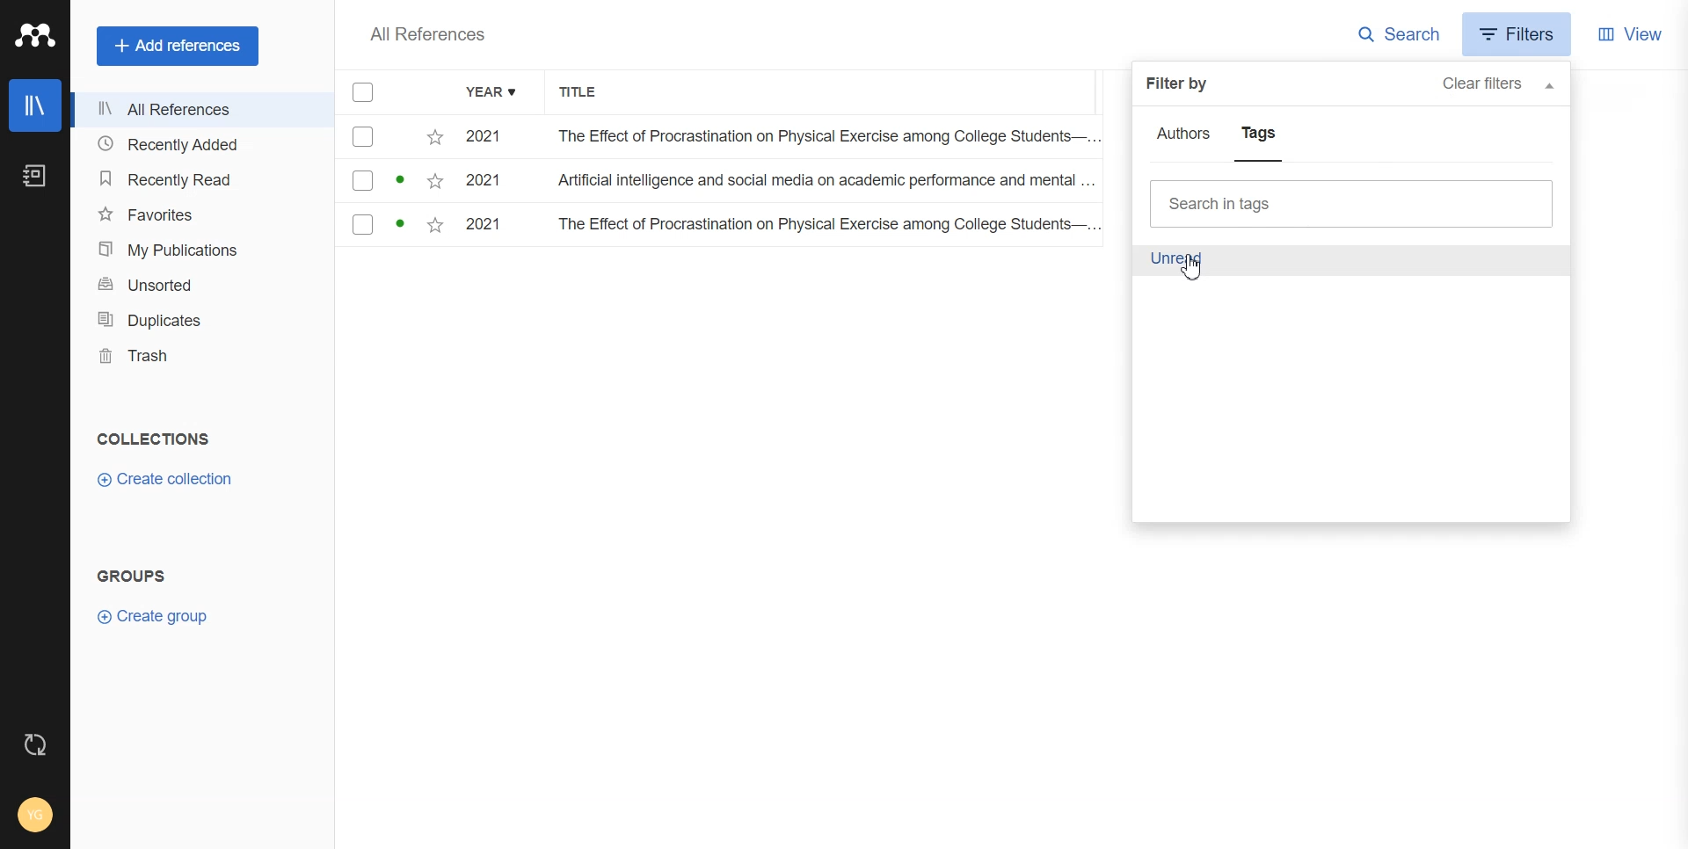 This screenshot has height=849, width=1688. Describe the element at coordinates (1191, 270) in the screenshot. I see `Cursor` at that location.